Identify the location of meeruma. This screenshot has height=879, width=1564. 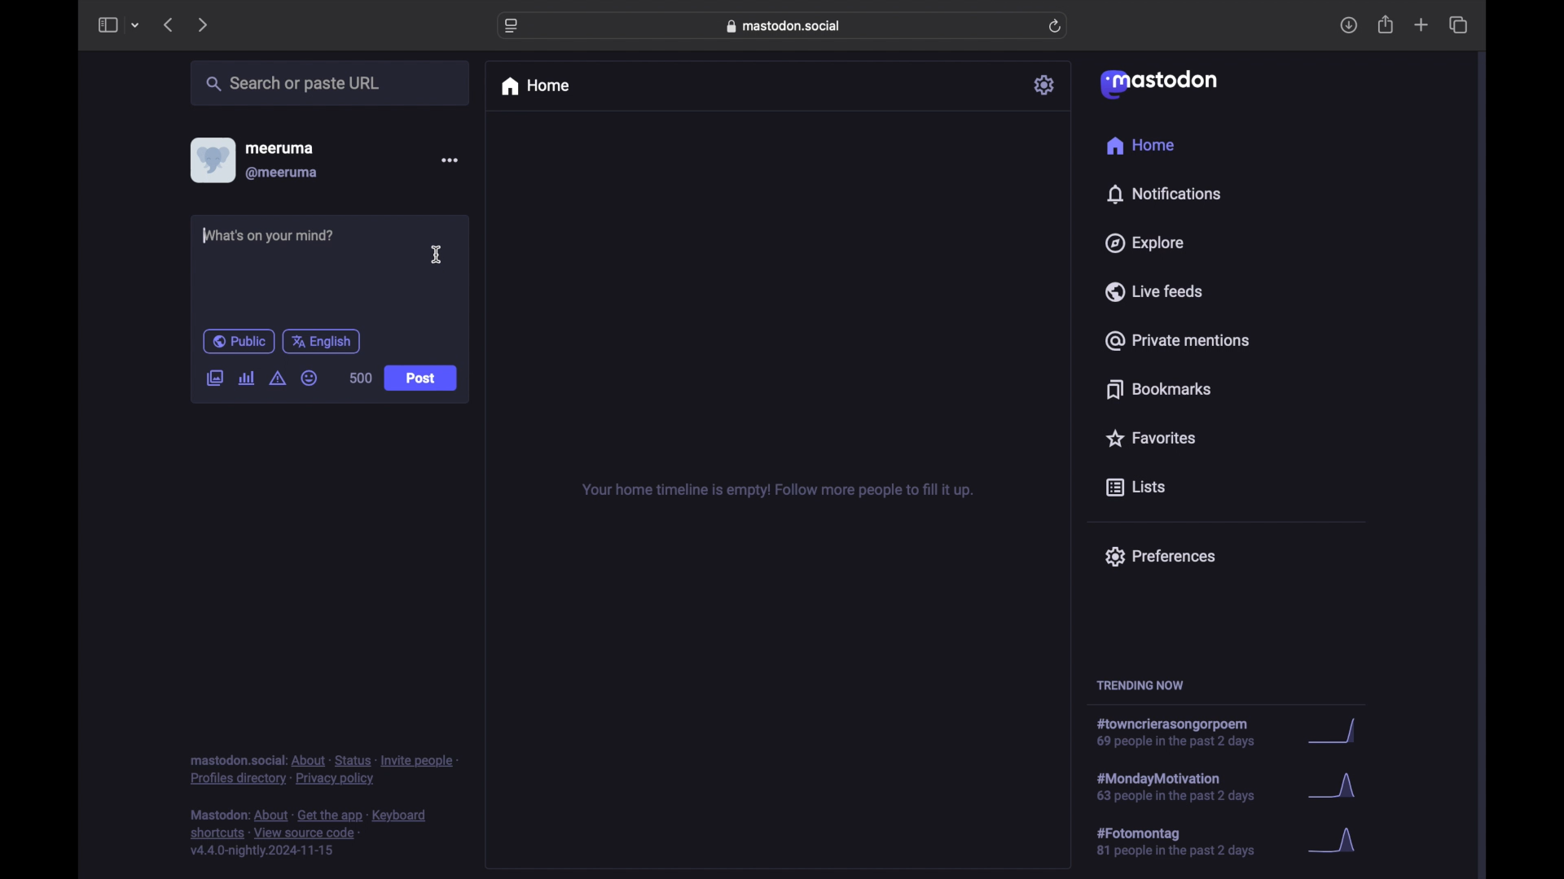
(279, 147).